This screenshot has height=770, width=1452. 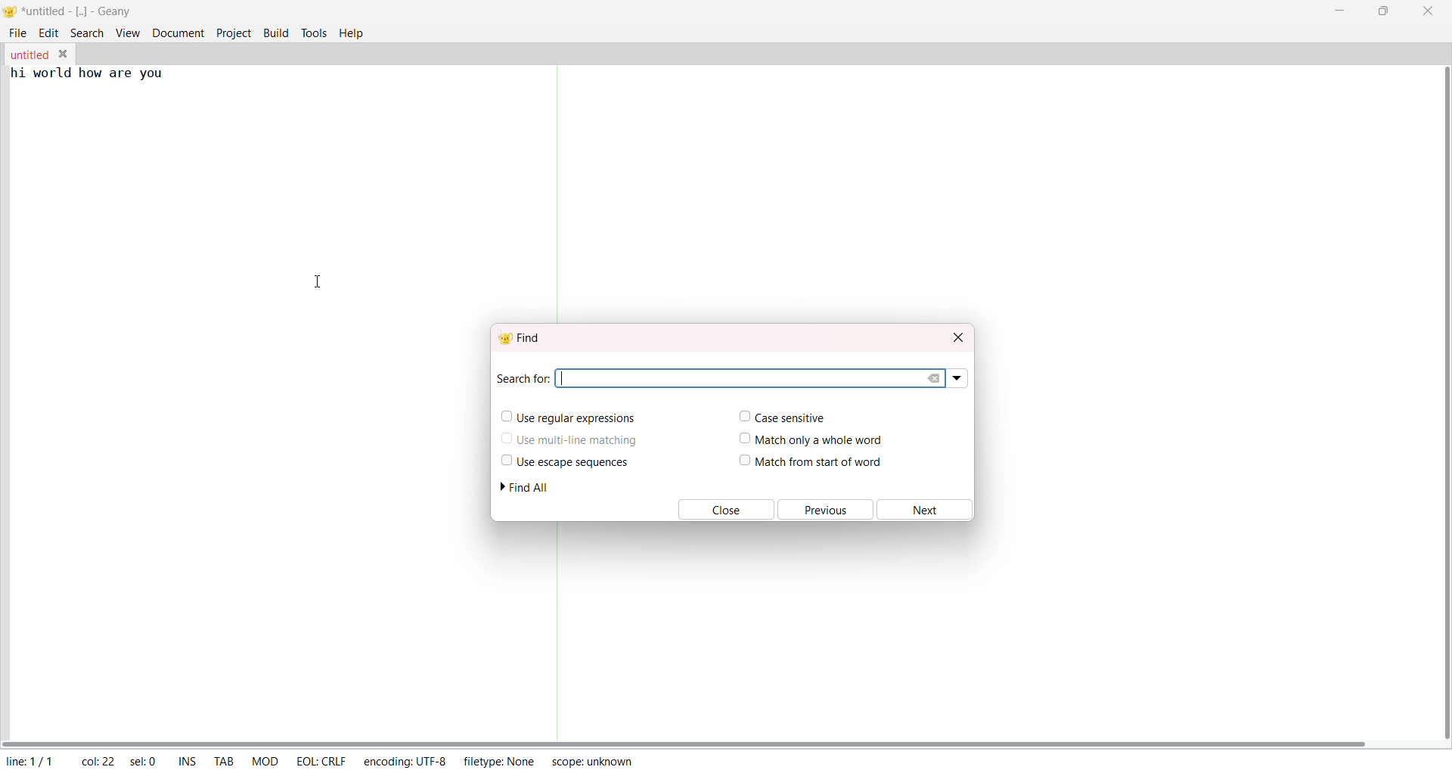 I want to click on eol: crlf, so click(x=320, y=759).